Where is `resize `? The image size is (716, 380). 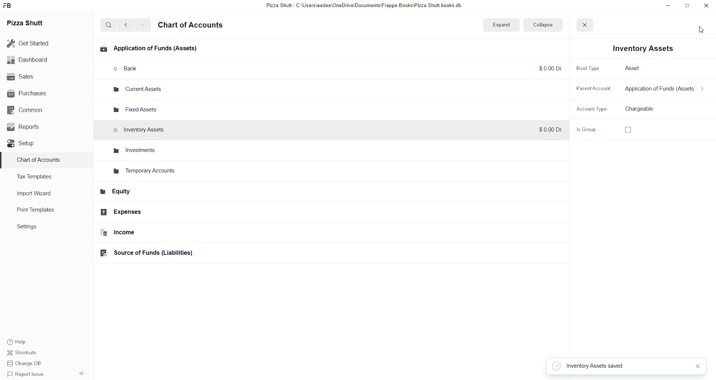 resize  is located at coordinates (687, 6).